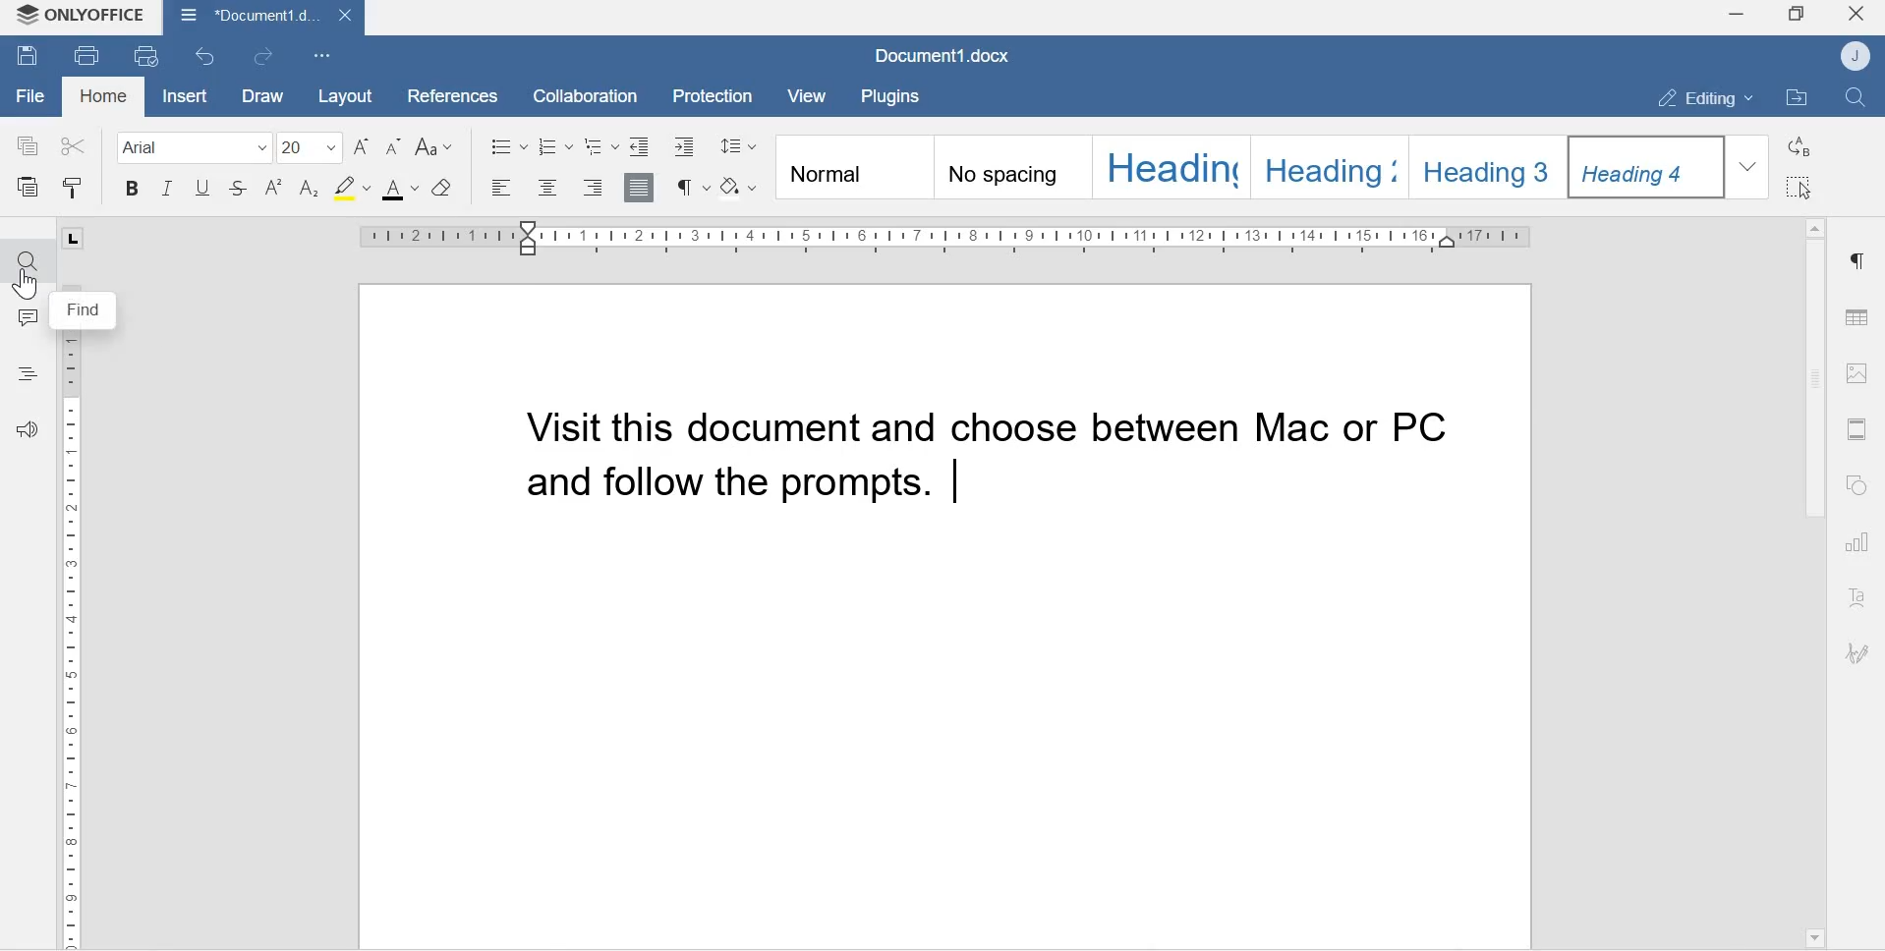 This screenshot has width=1885, height=951. What do you see at coordinates (640, 186) in the screenshot?
I see `Justified` at bounding box center [640, 186].